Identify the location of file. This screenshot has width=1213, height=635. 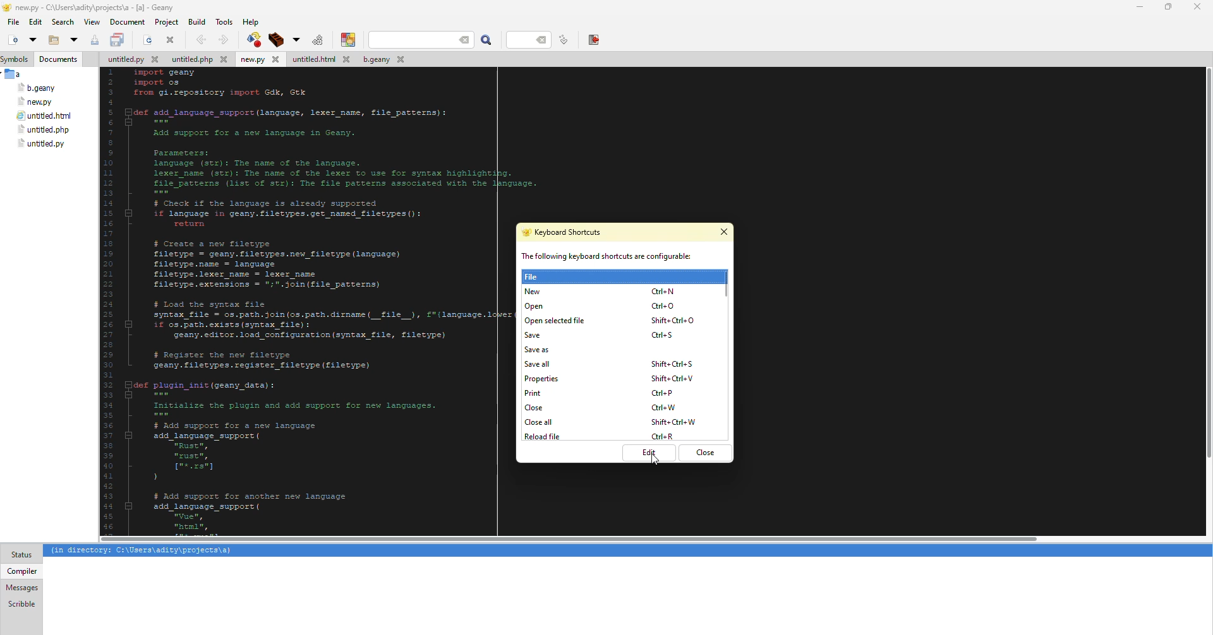
(259, 60).